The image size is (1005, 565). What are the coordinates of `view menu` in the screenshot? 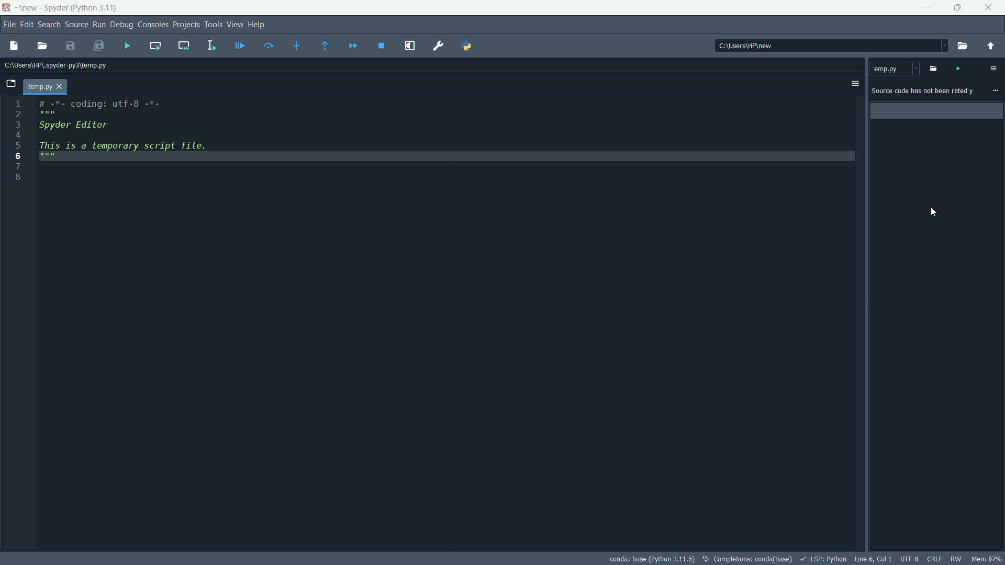 It's located at (234, 24).